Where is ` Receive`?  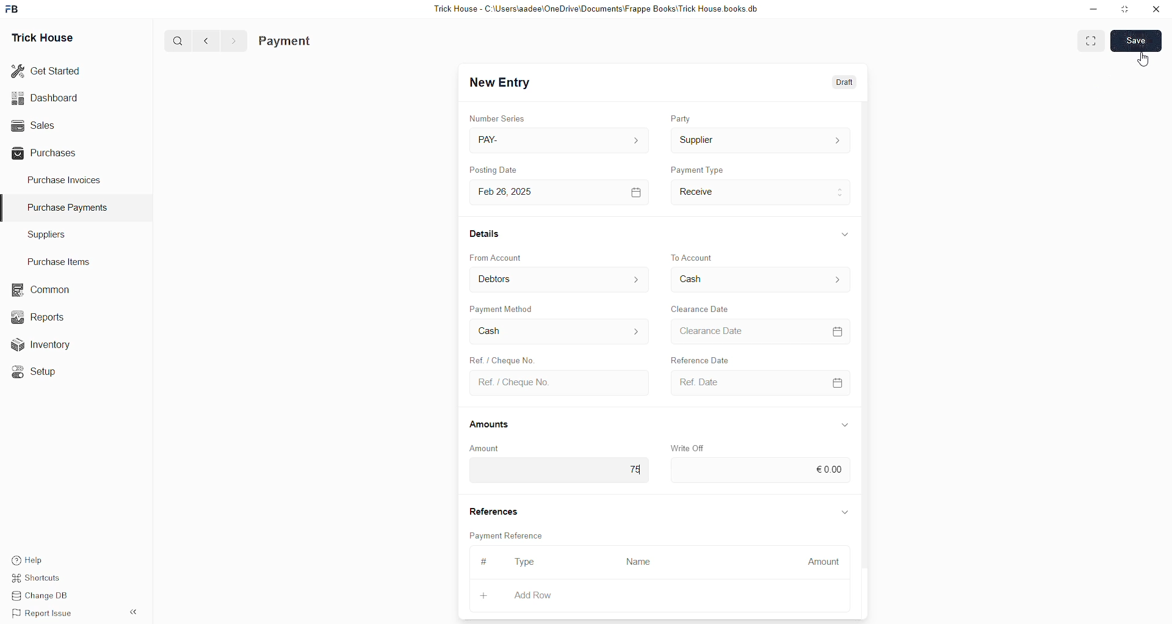
 Receive is located at coordinates (761, 192).